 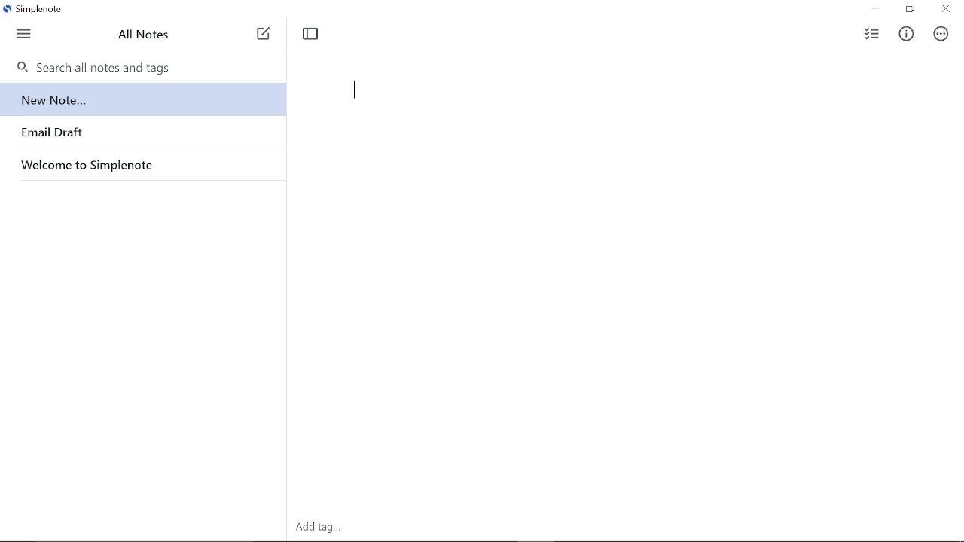 I want to click on Restore down, so click(x=910, y=8).